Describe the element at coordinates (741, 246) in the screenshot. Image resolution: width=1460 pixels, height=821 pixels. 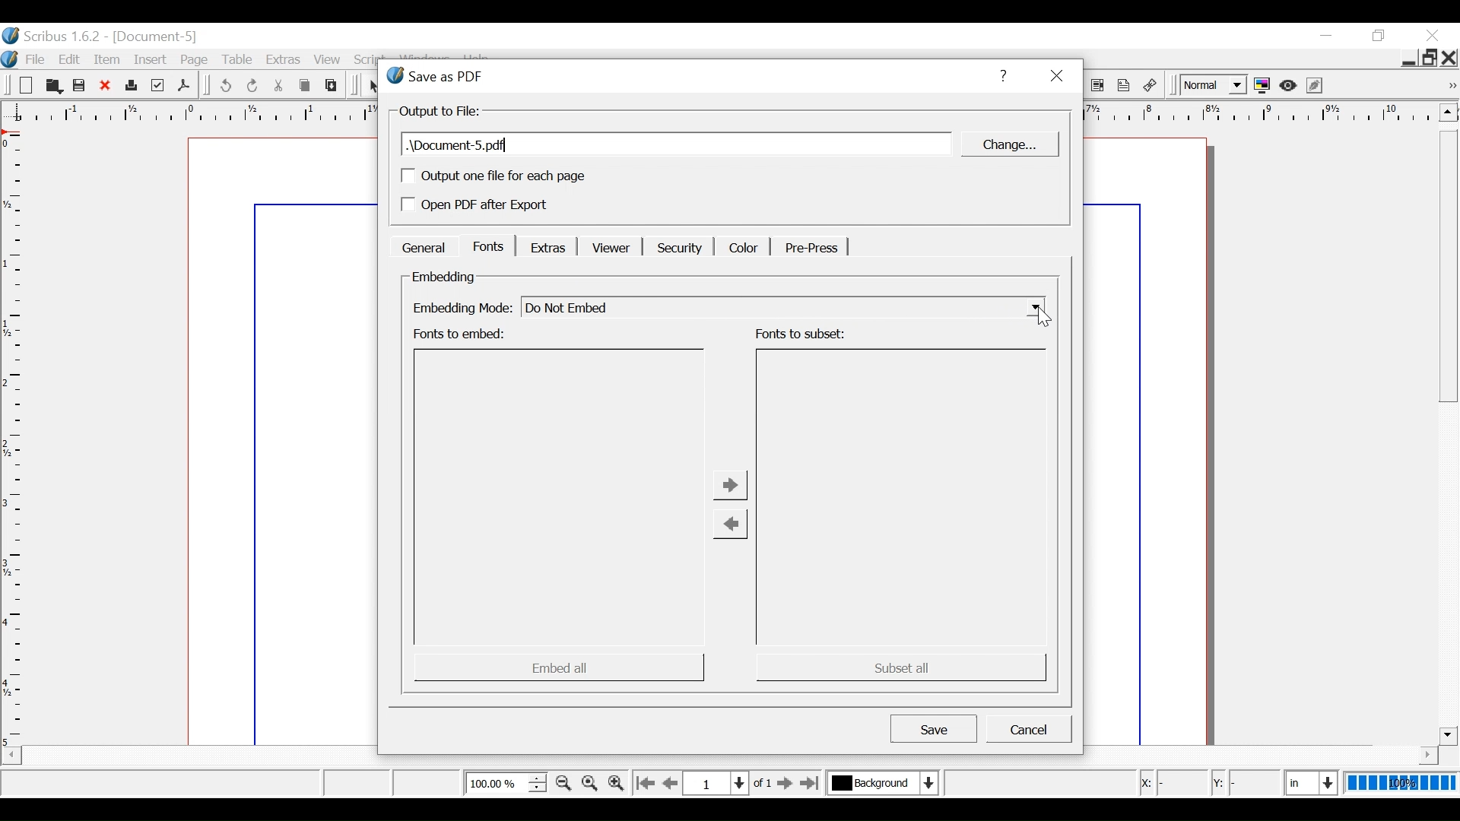
I see `Color` at that location.